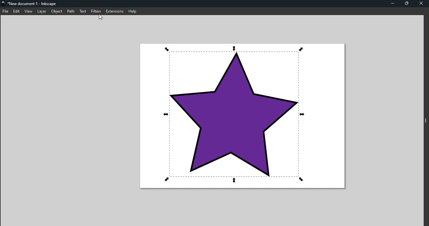 This screenshot has height=226, width=429. What do you see at coordinates (95, 11) in the screenshot?
I see `Filters` at bounding box center [95, 11].